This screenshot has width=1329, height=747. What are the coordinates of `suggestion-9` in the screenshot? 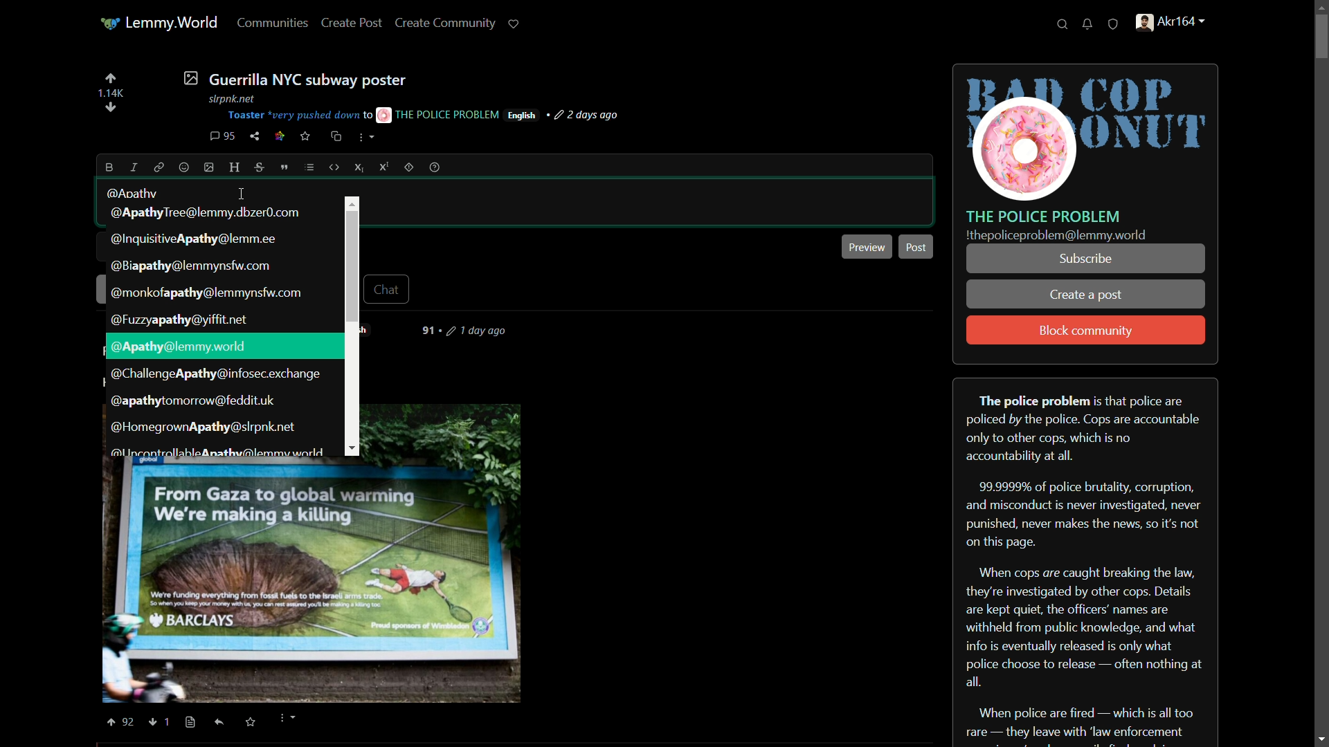 It's located at (201, 426).